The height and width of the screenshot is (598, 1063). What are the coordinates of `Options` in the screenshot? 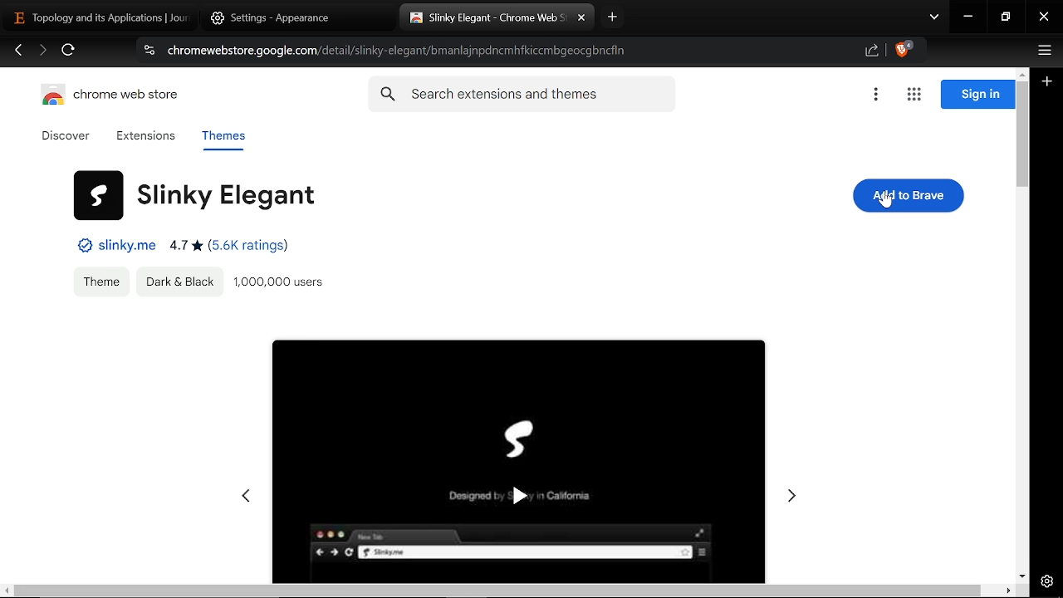 It's located at (875, 96).